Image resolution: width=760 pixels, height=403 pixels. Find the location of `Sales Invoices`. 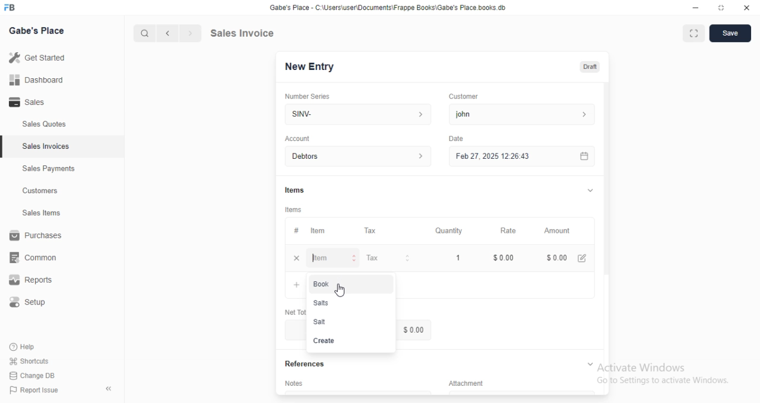

Sales Invoices is located at coordinates (47, 147).